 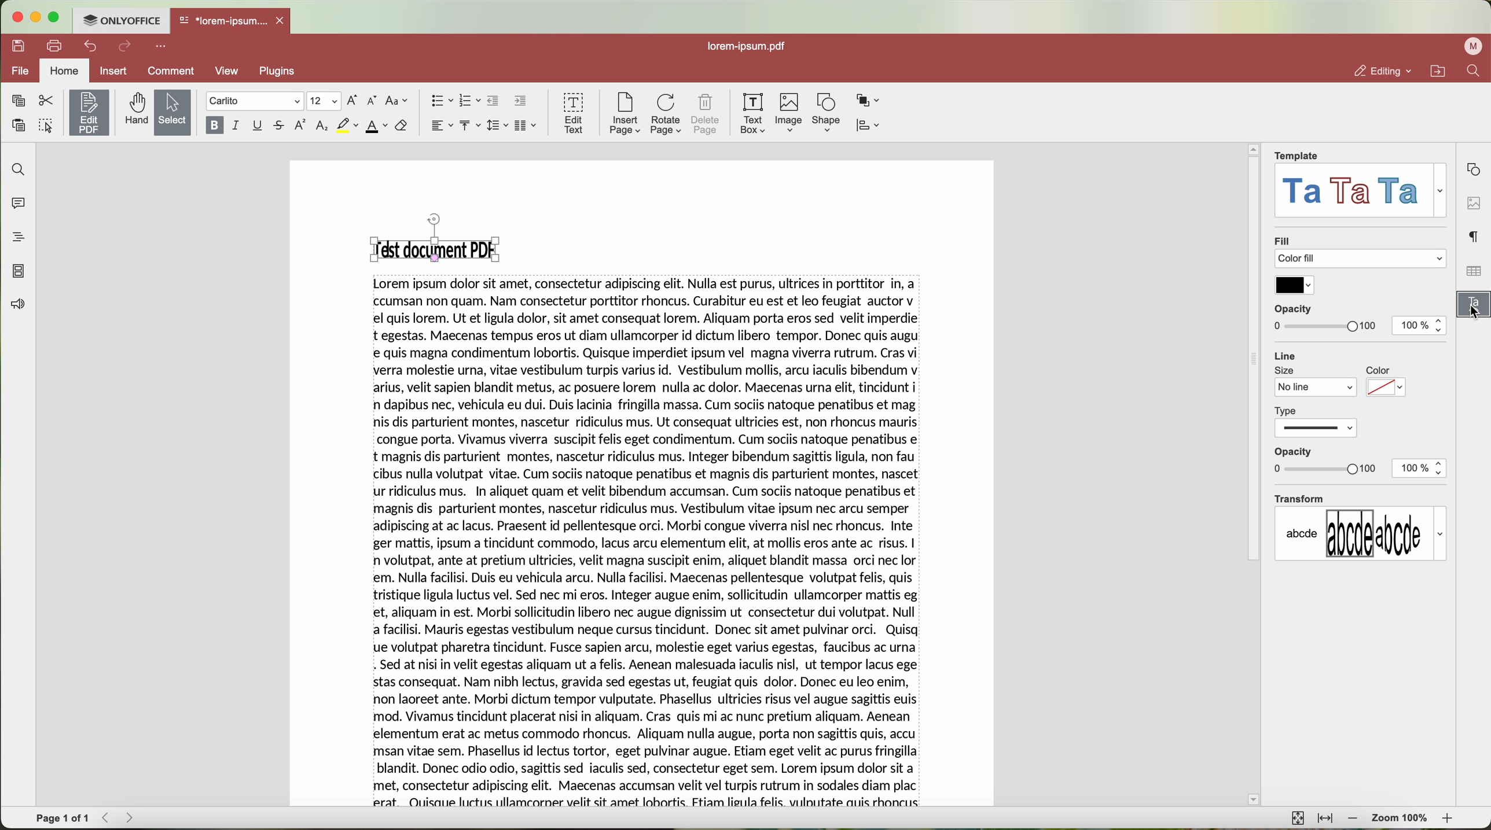 I want to click on select all, so click(x=46, y=124).